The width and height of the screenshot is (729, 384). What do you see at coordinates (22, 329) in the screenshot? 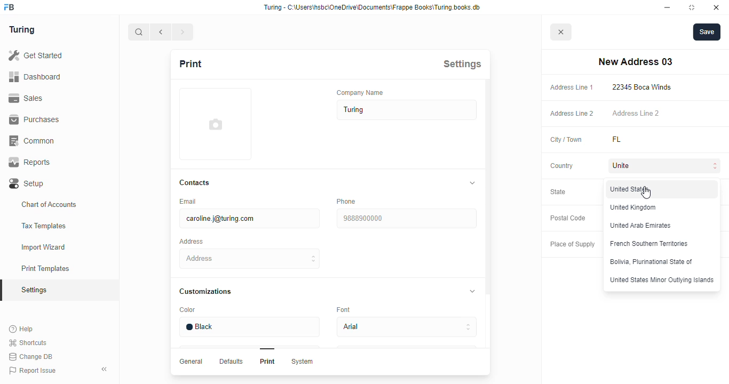
I see `help` at bounding box center [22, 329].